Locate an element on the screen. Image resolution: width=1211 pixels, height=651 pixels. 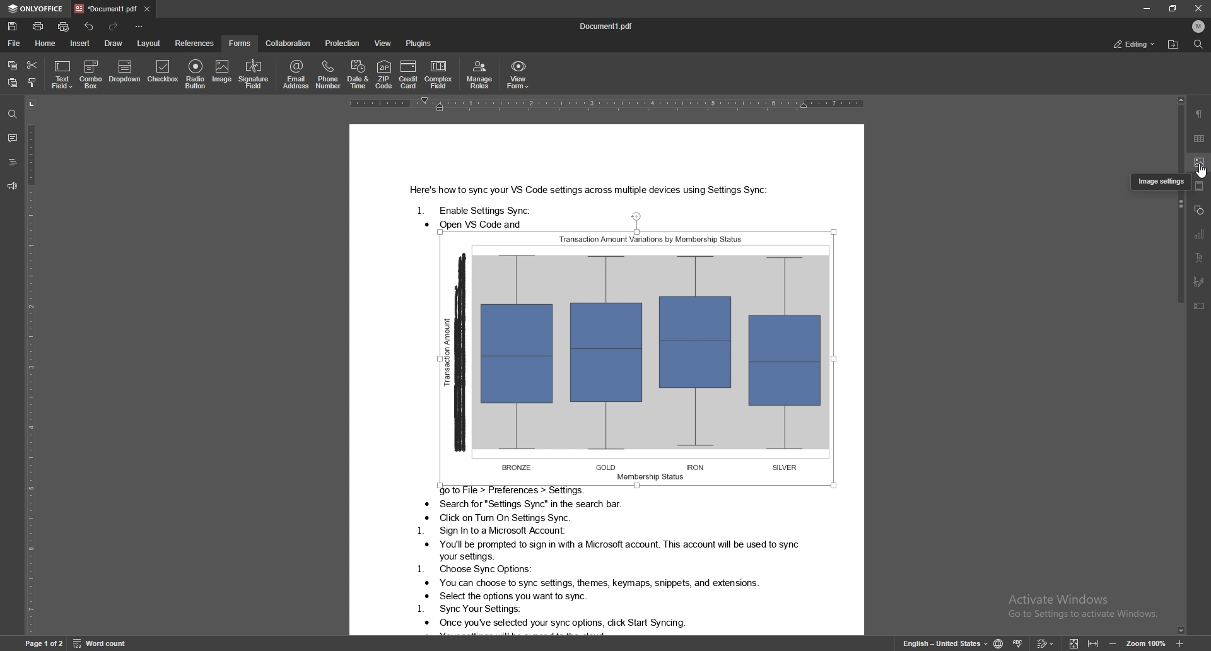
manage roles is located at coordinates (481, 74).